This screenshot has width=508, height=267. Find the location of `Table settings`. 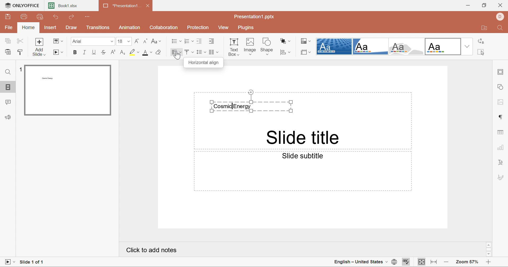

Table settings is located at coordinates (501, 132).